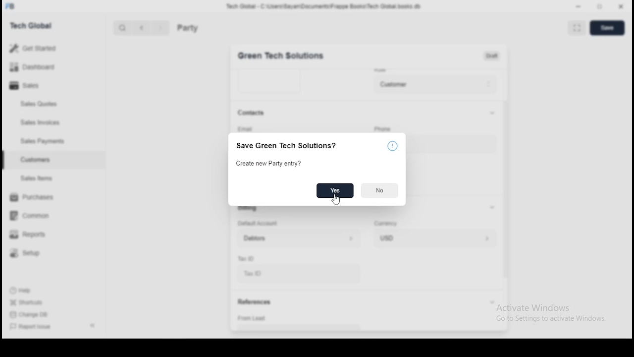 This screenshot has height=357, width=634. What do you see at coordinates (291, 146) in the screenshot?
I see `save green tech solutions` at bounding box center [291, 146].